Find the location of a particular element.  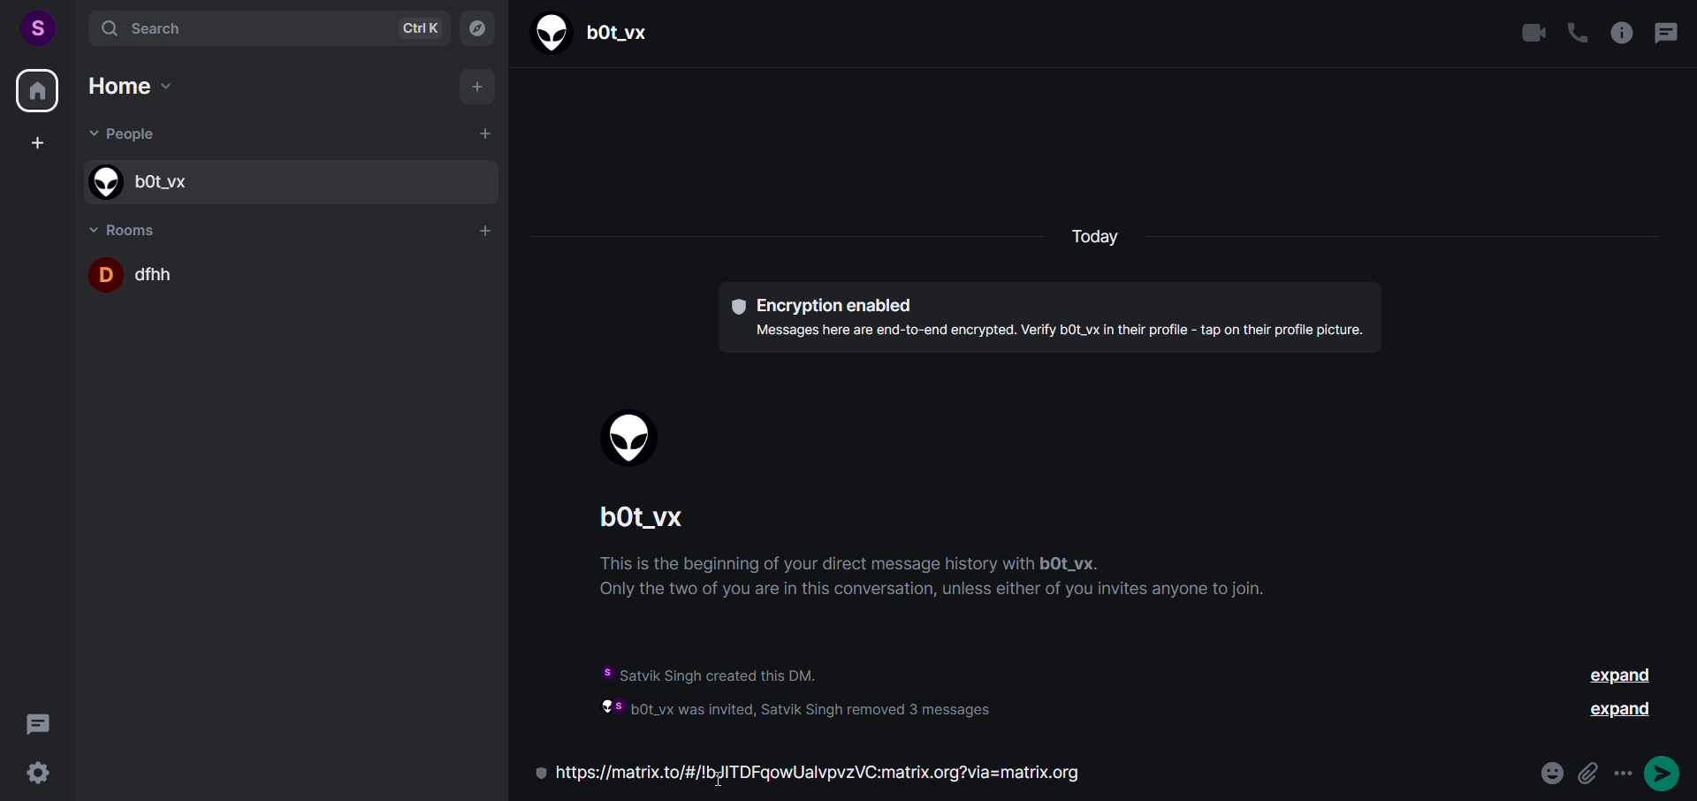

information is located at coordinates (836, 688).